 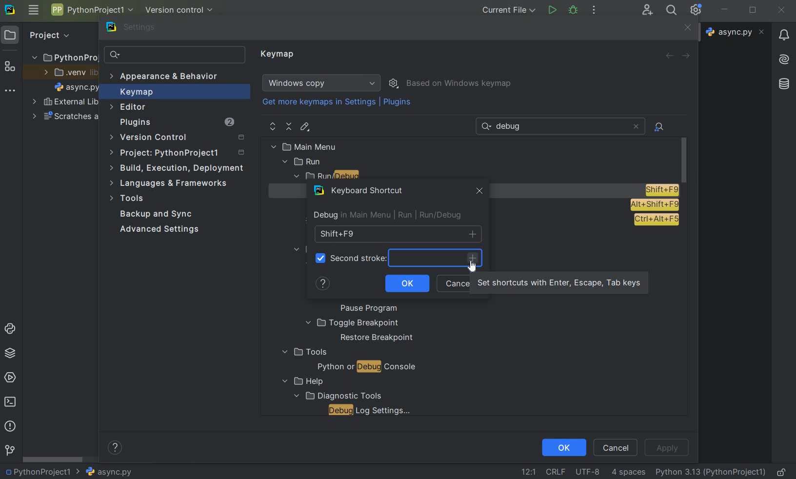 What do you see at coordinates (555, 472) in the screenshot?
I see `line separator` at bounding box center [555, 472].